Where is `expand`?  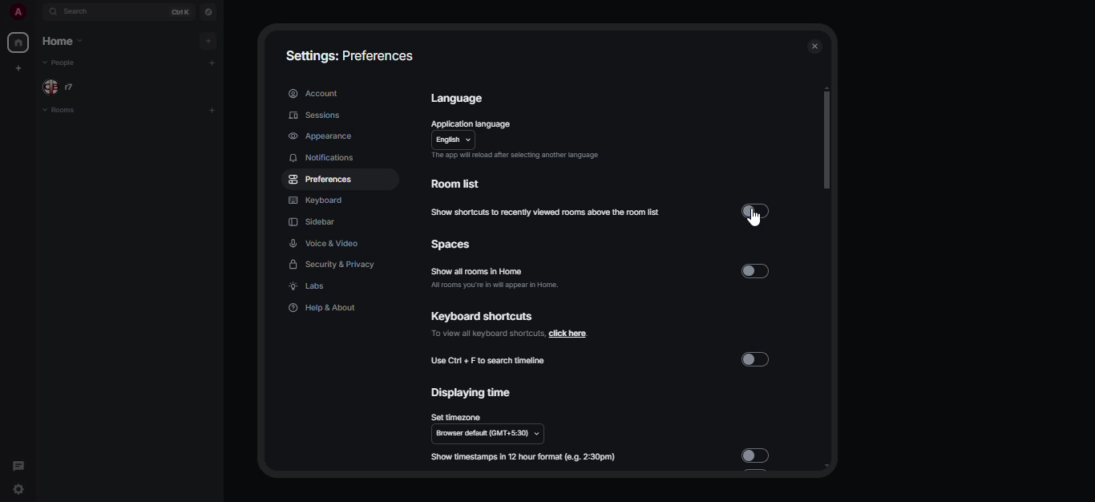
expand is located at coordinates (37, 10).